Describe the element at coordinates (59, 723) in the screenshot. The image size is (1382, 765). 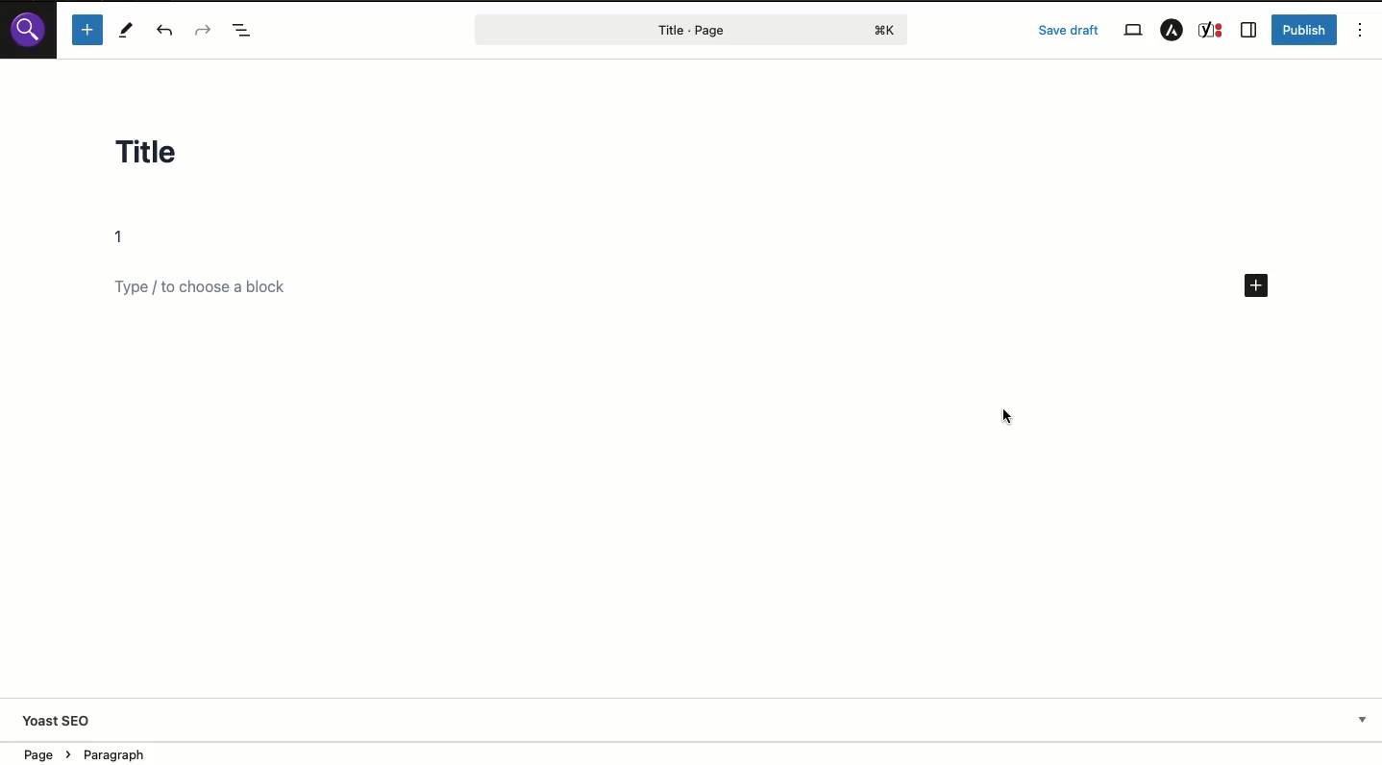
I see `Yoast SEO` at that location.